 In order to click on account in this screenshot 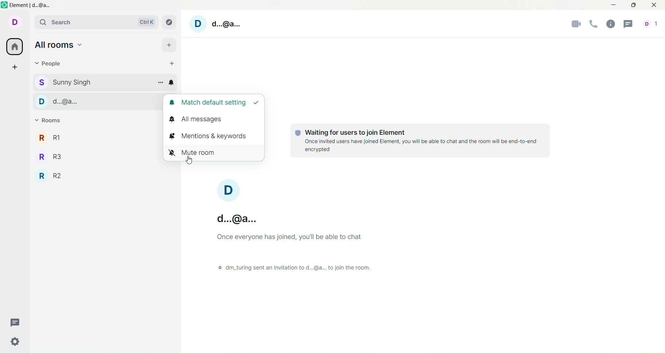, I will do `click(652, 22)`.